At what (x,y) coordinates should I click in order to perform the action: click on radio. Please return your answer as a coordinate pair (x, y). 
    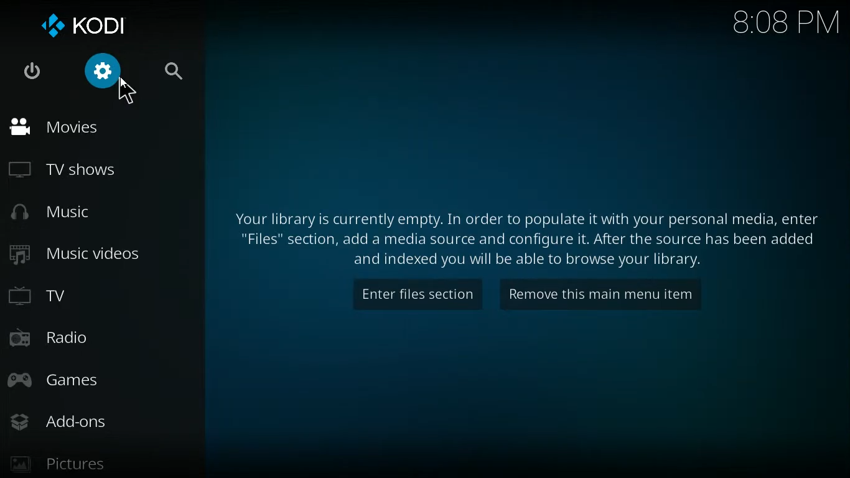
    Looking at the image, I should click on (60, 335).